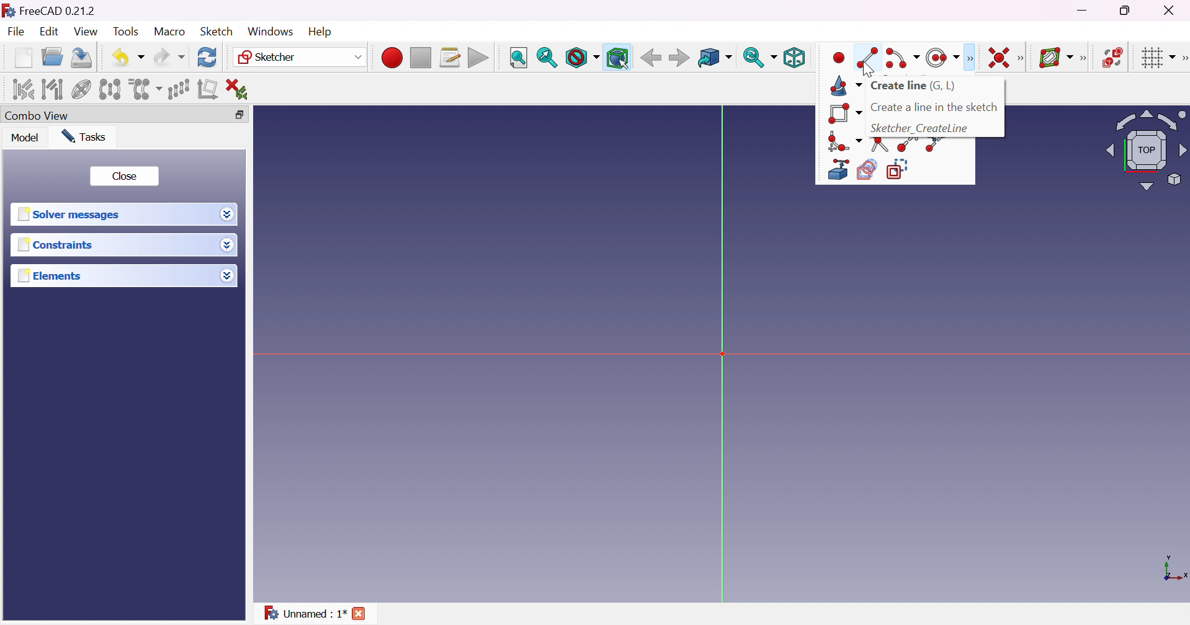 Image resolution: width=1190 pixels, height=625 pixels. Describe the element at coordinates (241, 89) in the screenshot. I see `Delete all constraints` at that location.